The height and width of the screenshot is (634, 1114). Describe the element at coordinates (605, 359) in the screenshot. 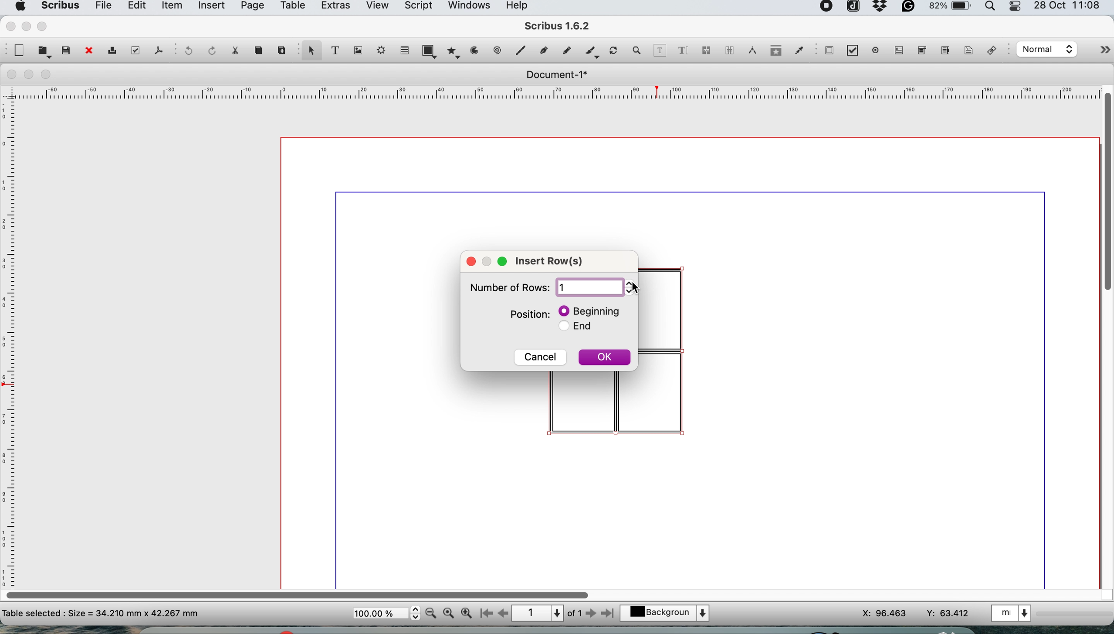

I see `ok` at that location.